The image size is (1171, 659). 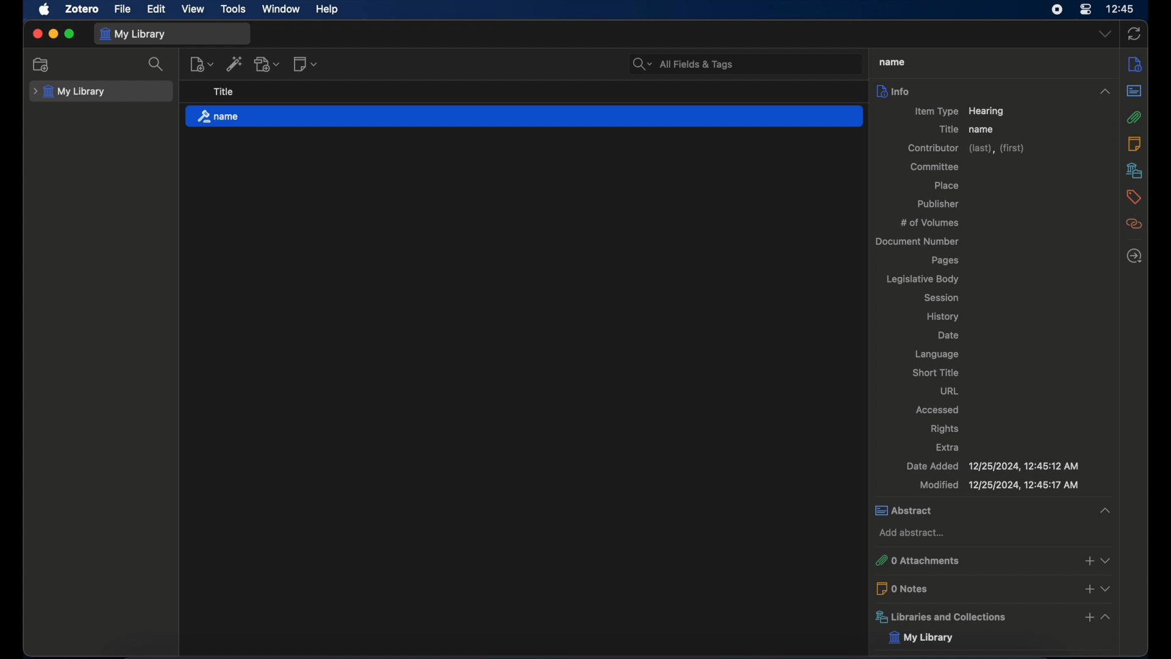 What do you see at coordinates (947, 261) in the screenshot?
I see `pages` at bounding box center [947, 261].